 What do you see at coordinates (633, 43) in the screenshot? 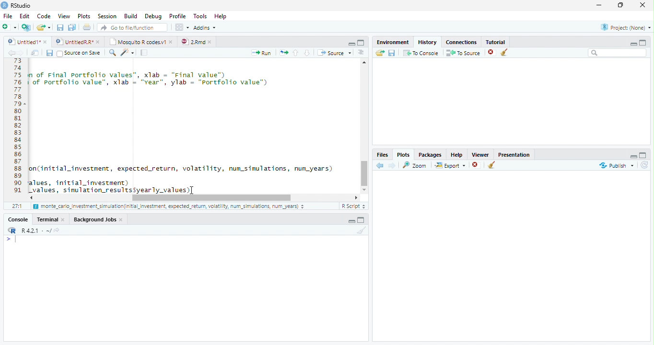
I see `Hide` at bounding box center [633, 43].